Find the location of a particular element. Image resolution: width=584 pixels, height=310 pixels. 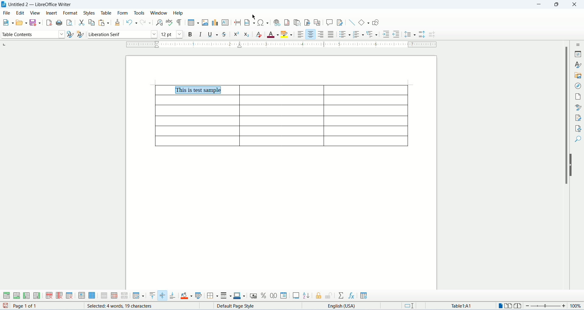

align right is located at coordinates (322, 34).